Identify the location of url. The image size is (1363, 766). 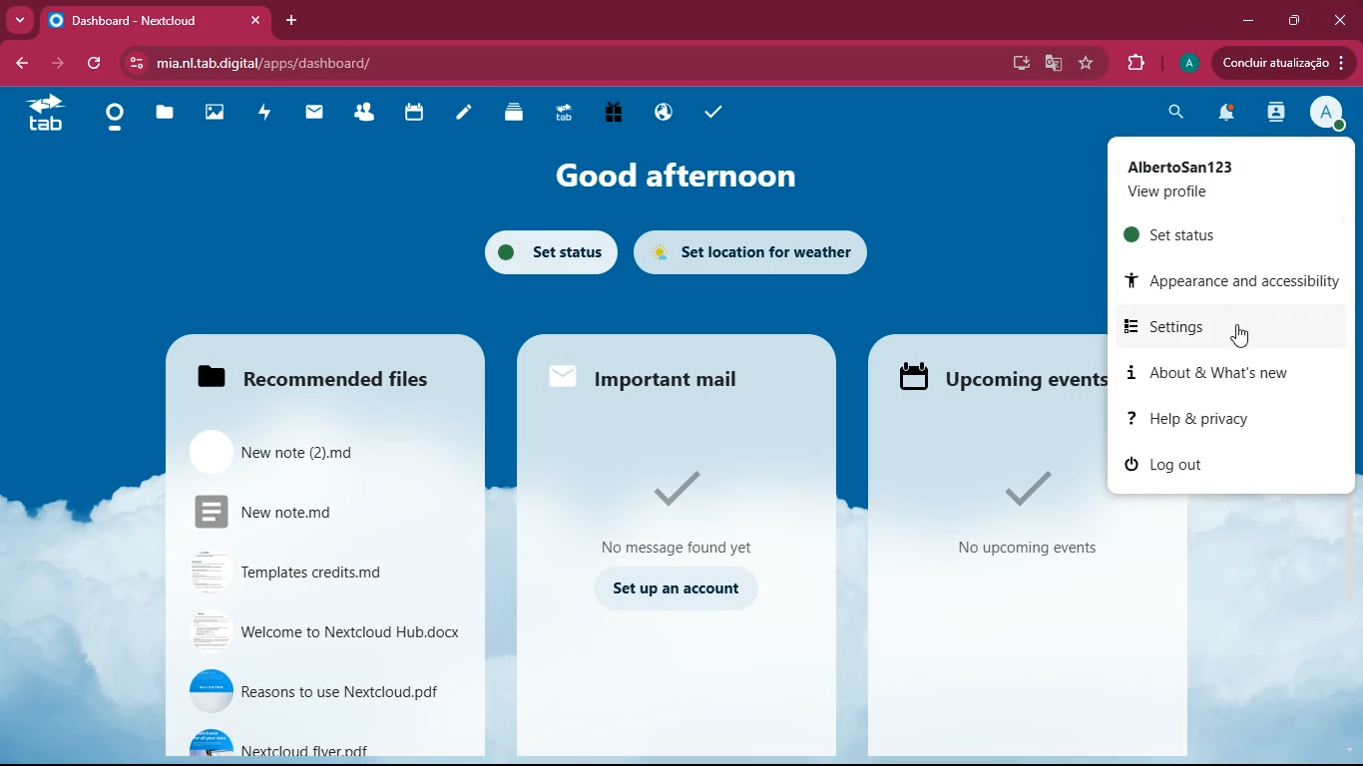
(397, 64).